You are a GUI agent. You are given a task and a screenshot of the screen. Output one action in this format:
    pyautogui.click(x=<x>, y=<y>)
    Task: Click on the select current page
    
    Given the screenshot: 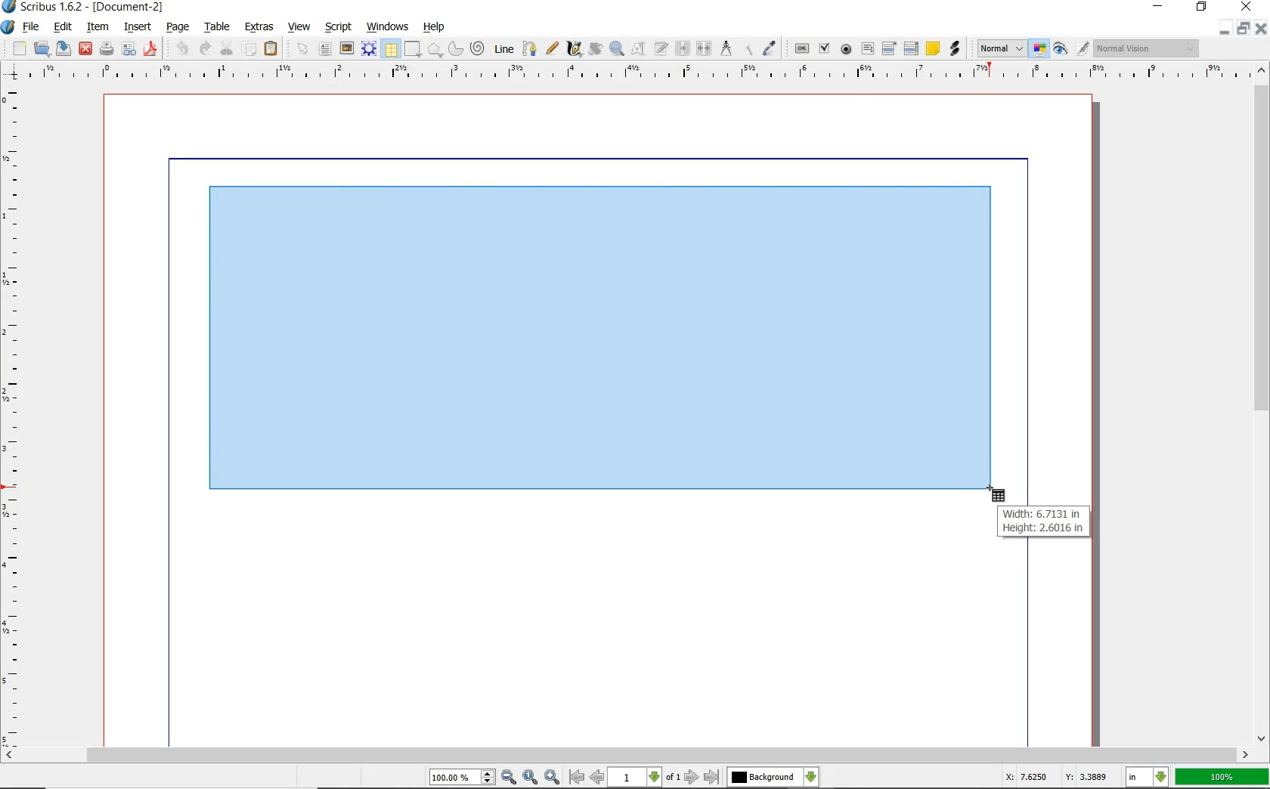 What is the action you would take?
    pyautogui.click(x=644, y=778)
    